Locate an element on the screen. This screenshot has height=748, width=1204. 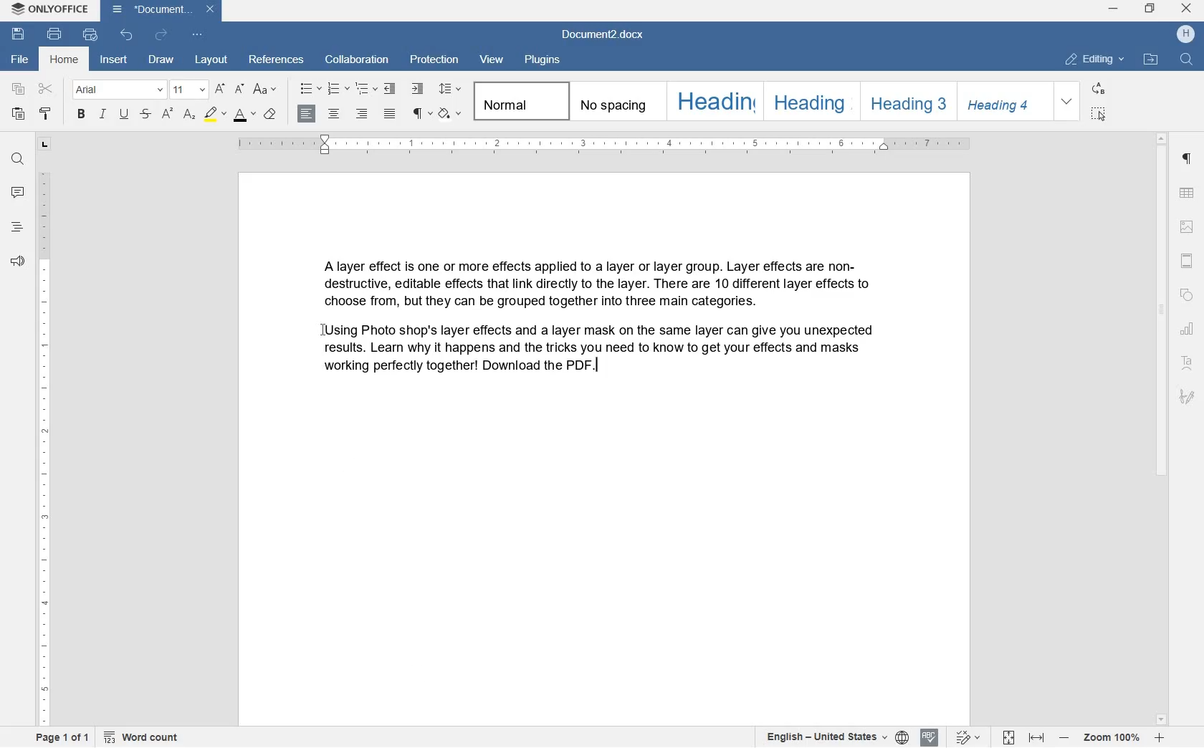
BULLETS is located at coordinates (310, 88).